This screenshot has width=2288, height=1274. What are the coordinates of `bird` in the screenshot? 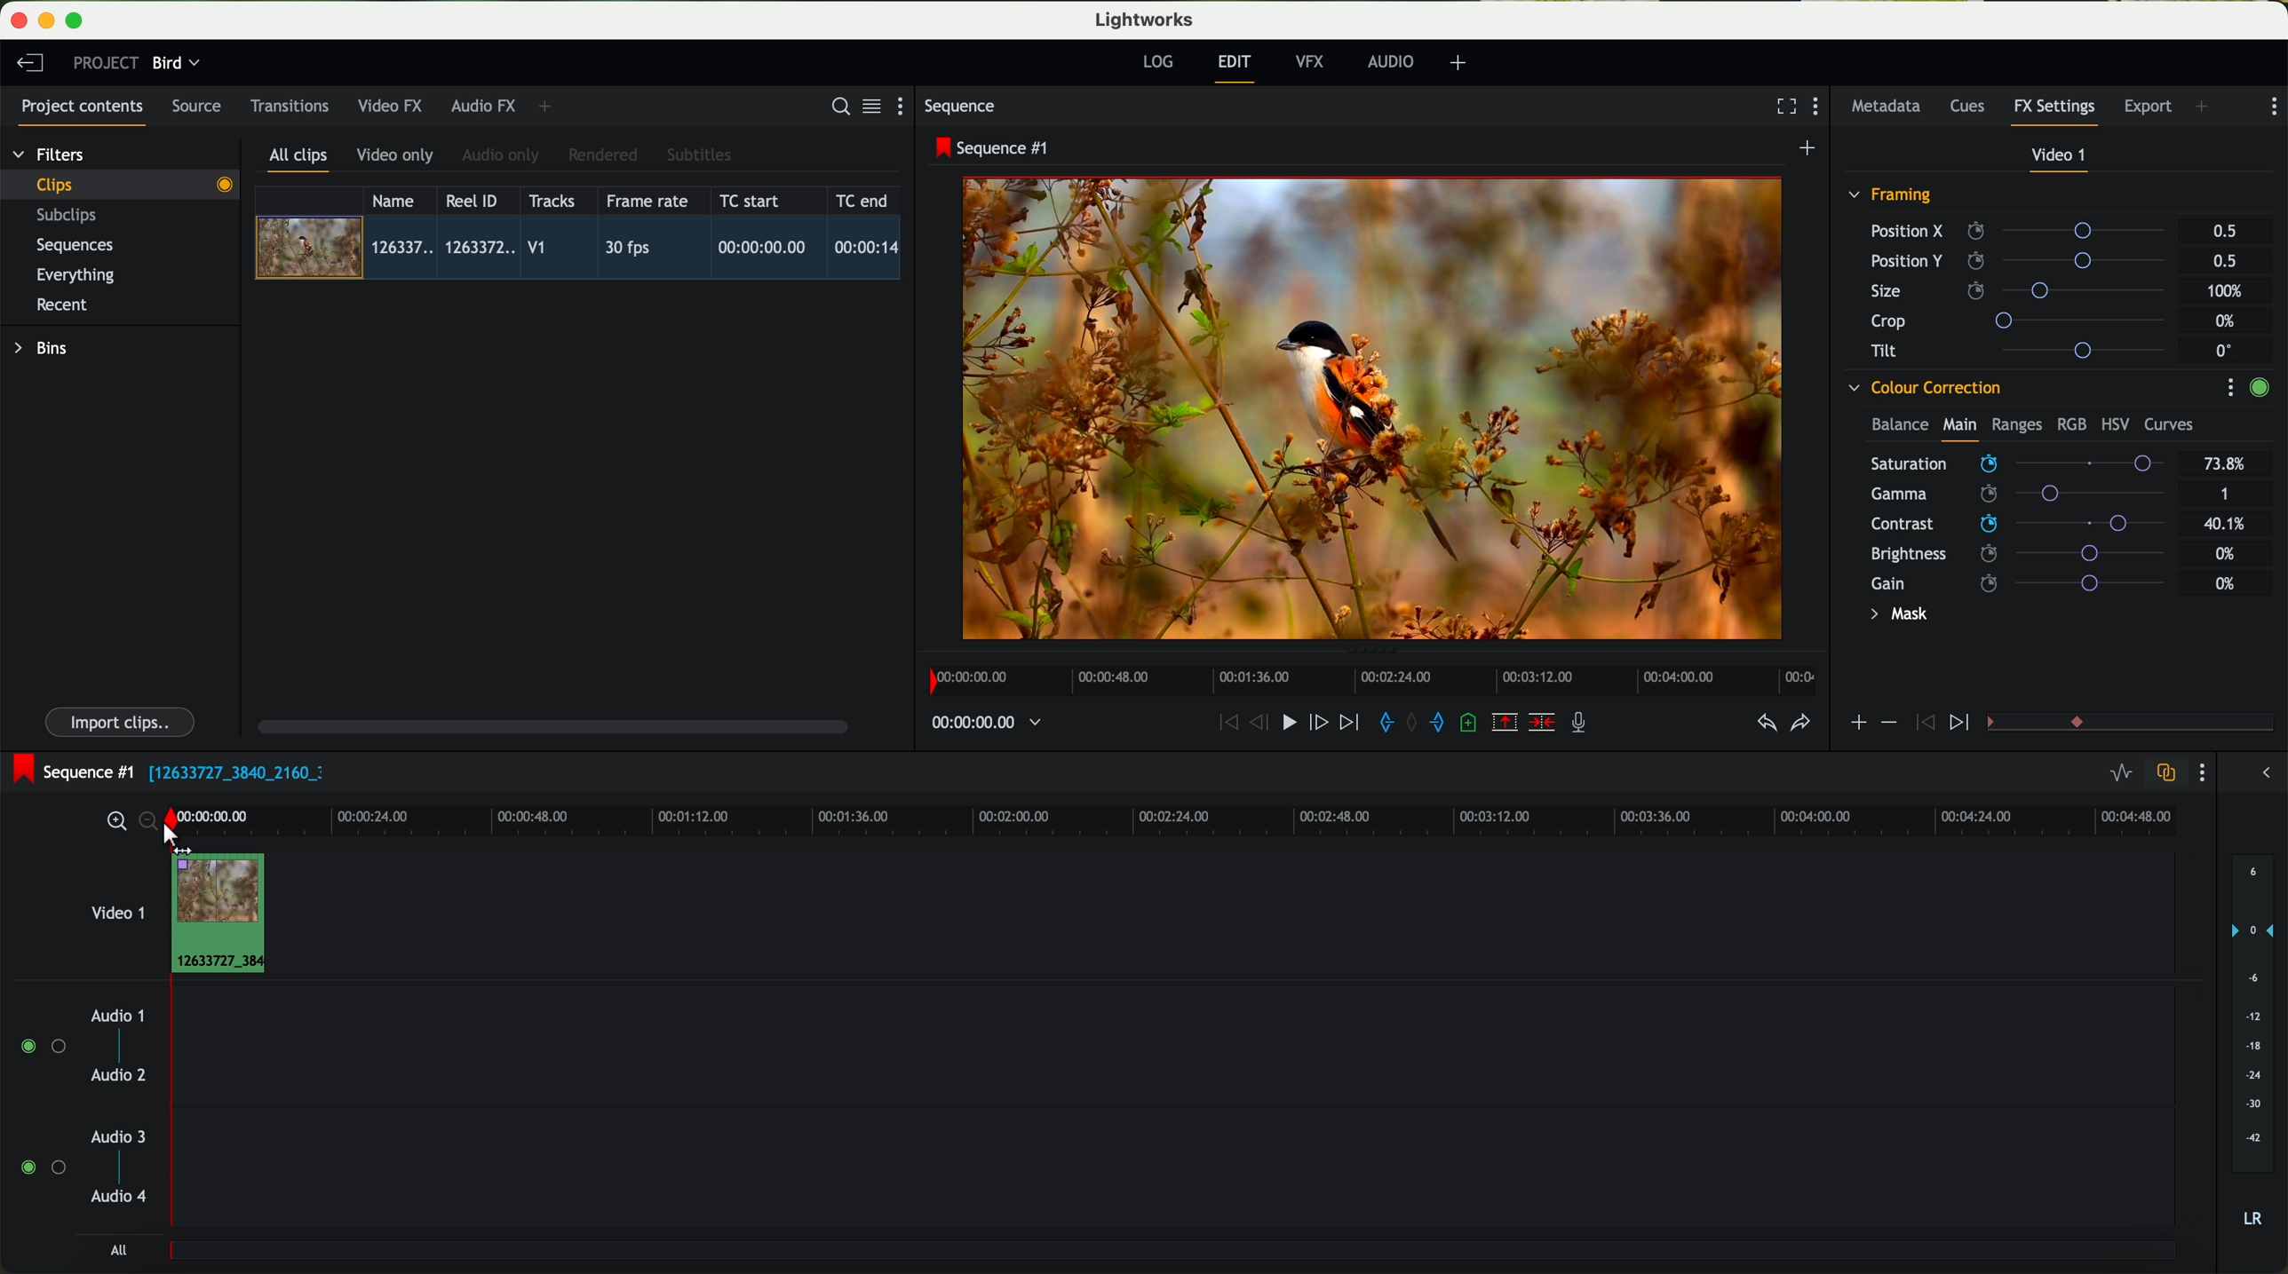 It's located at (176, 64).